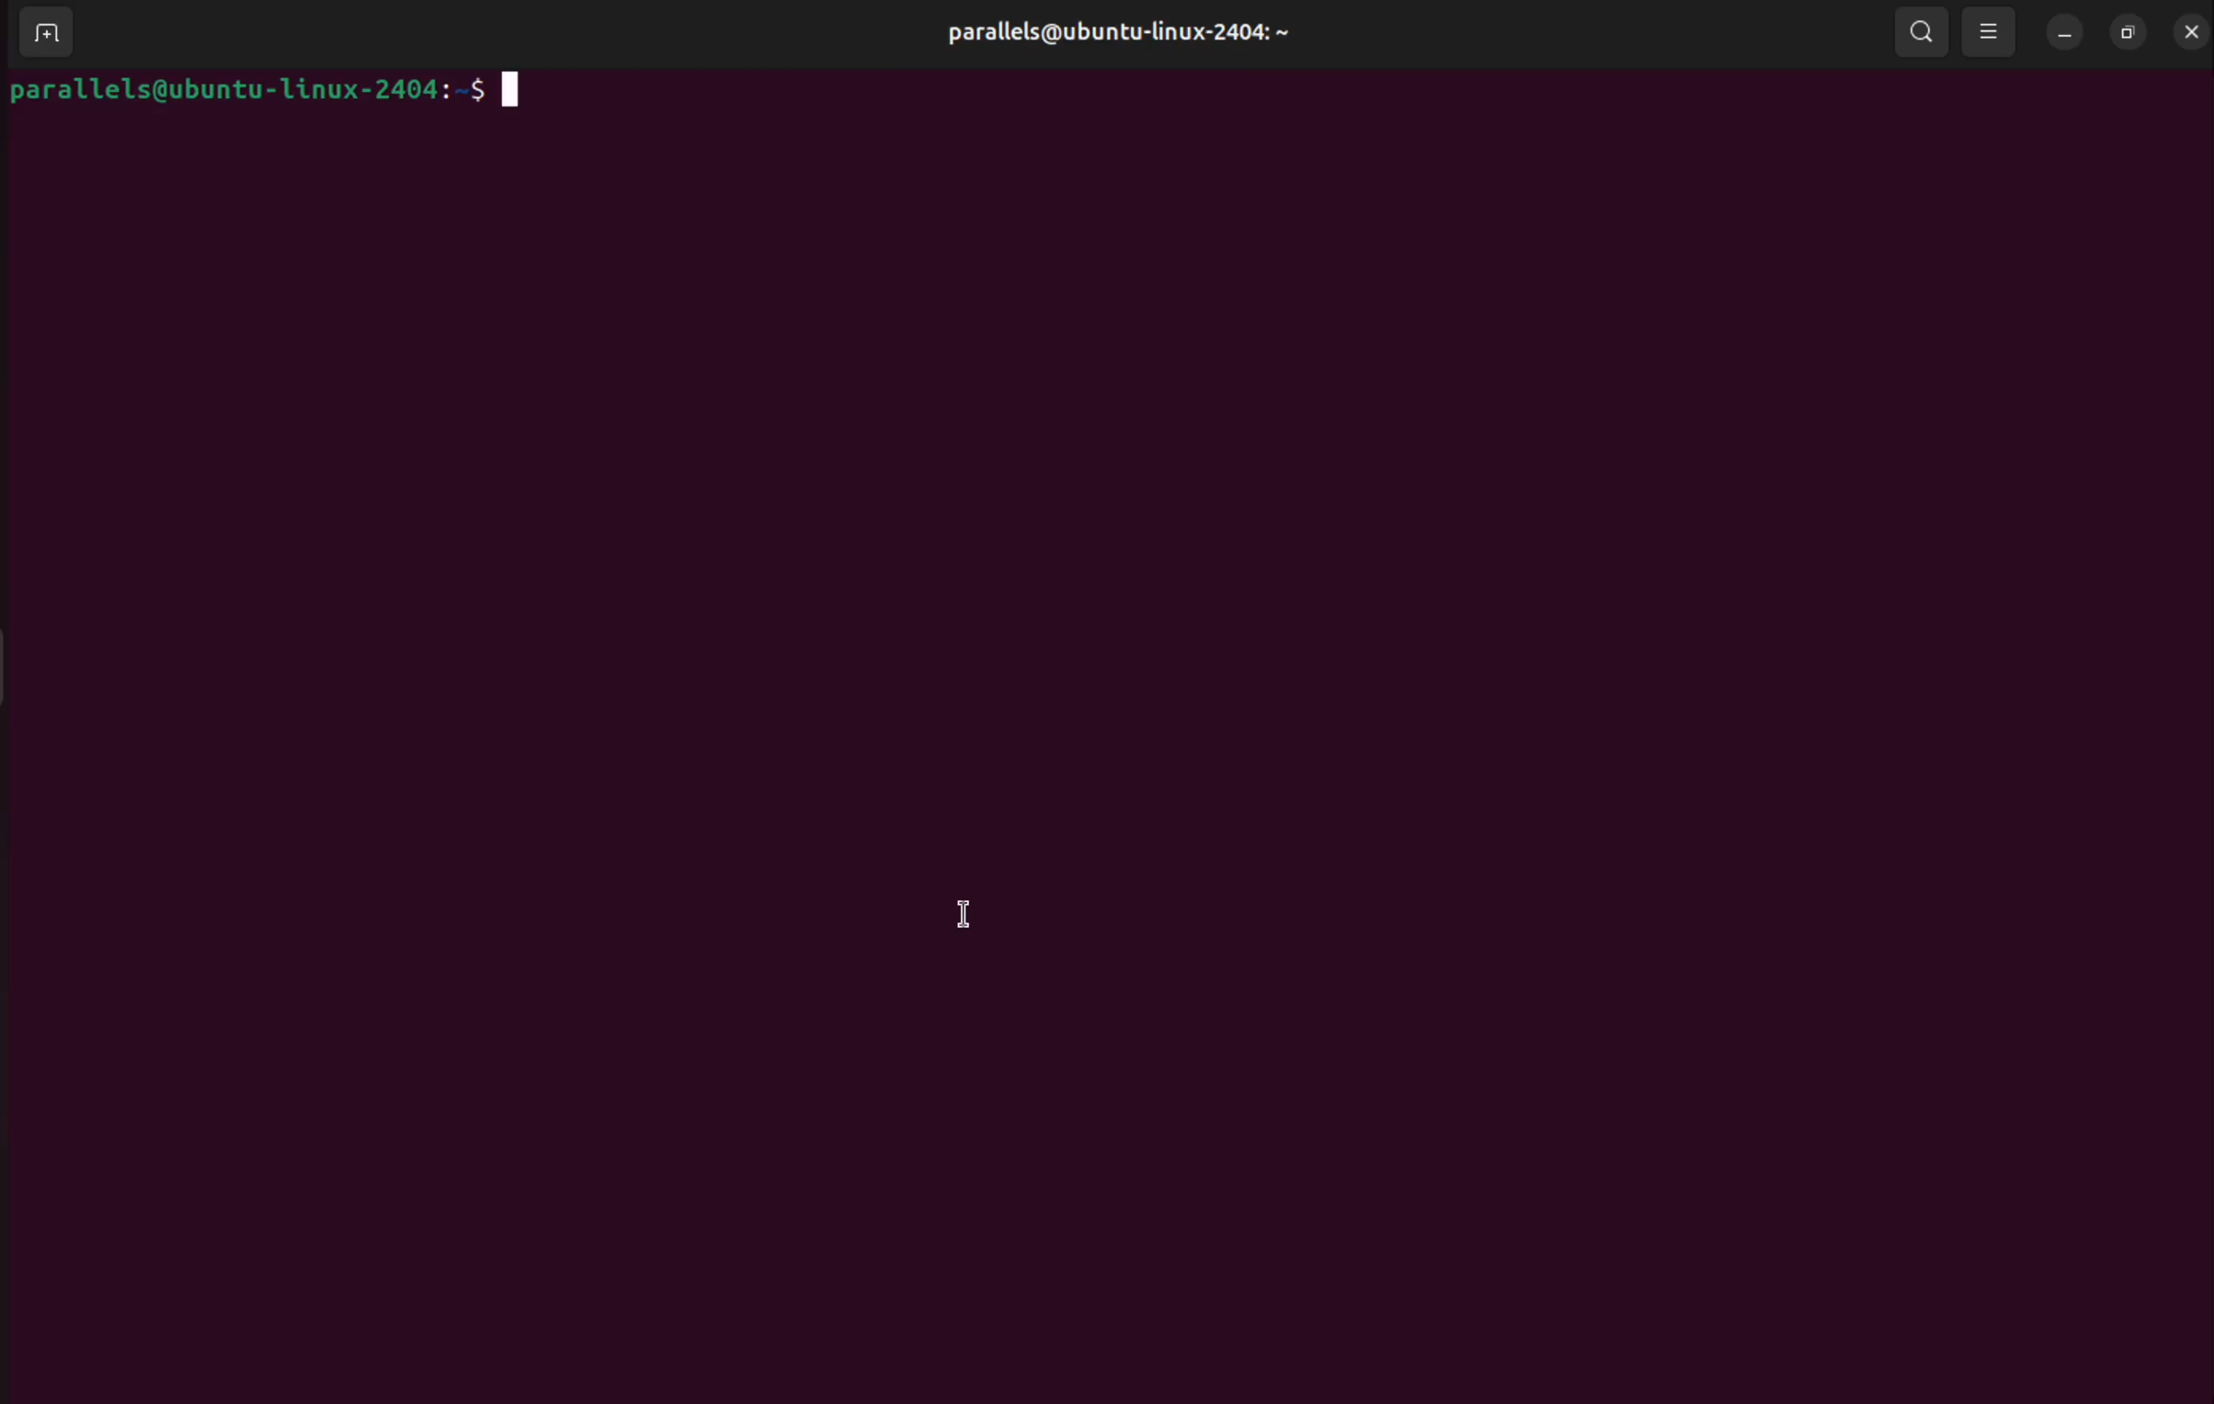 This screenshot has width=2214, height=1404. Describe the element at coordinates (1923, 33) in the screenshot. I see `search` at that location.